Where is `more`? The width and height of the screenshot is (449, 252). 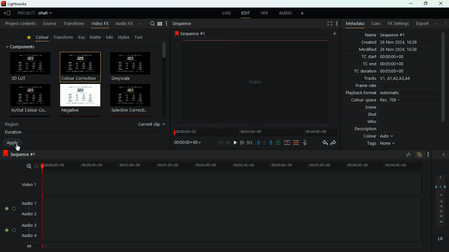
more is located at coordinates (445, 24).